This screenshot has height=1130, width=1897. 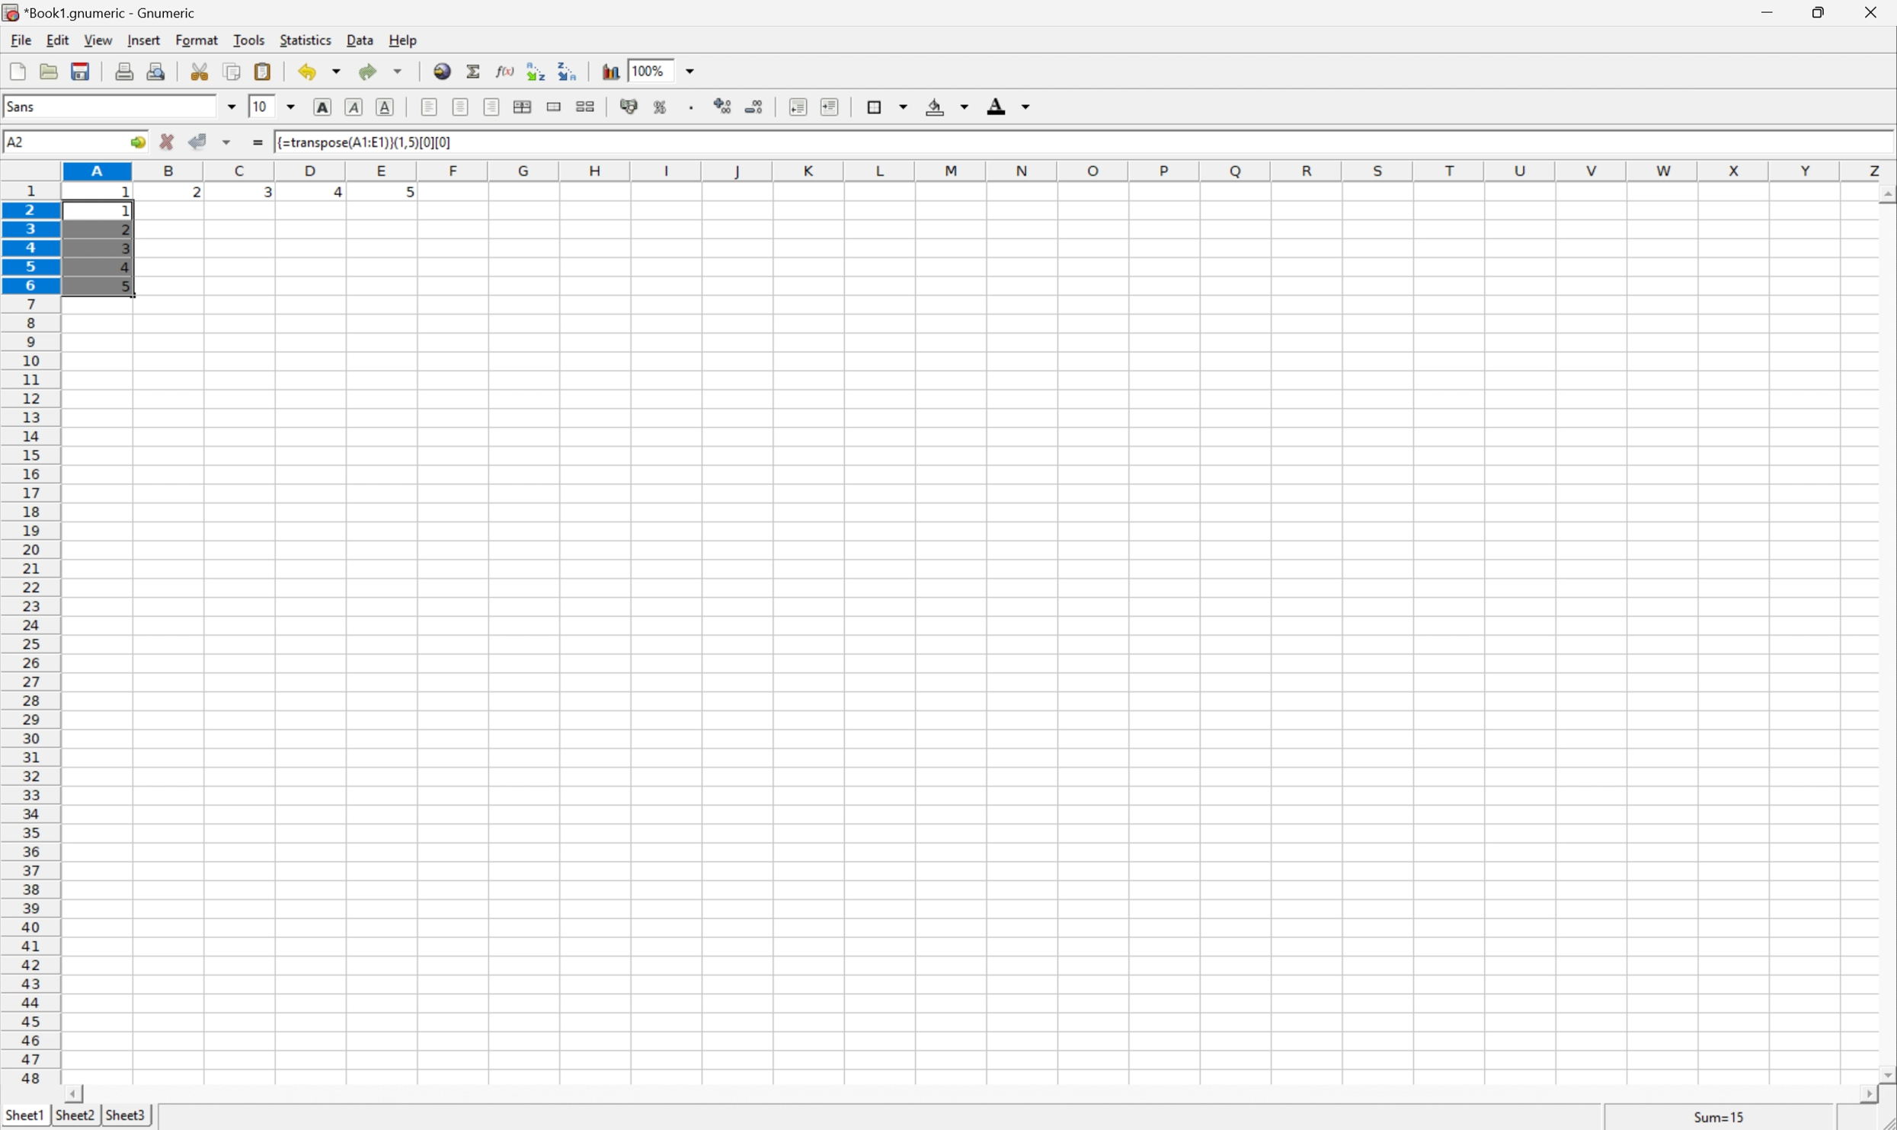 I want to click on new, so click(x=18, y=70).